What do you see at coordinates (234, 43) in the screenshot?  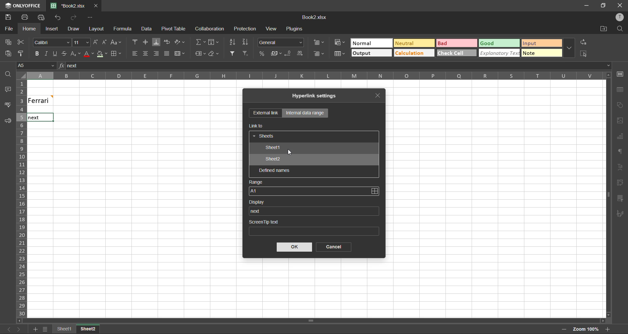 I see `sort ascending` at bounding box center [234, 43].